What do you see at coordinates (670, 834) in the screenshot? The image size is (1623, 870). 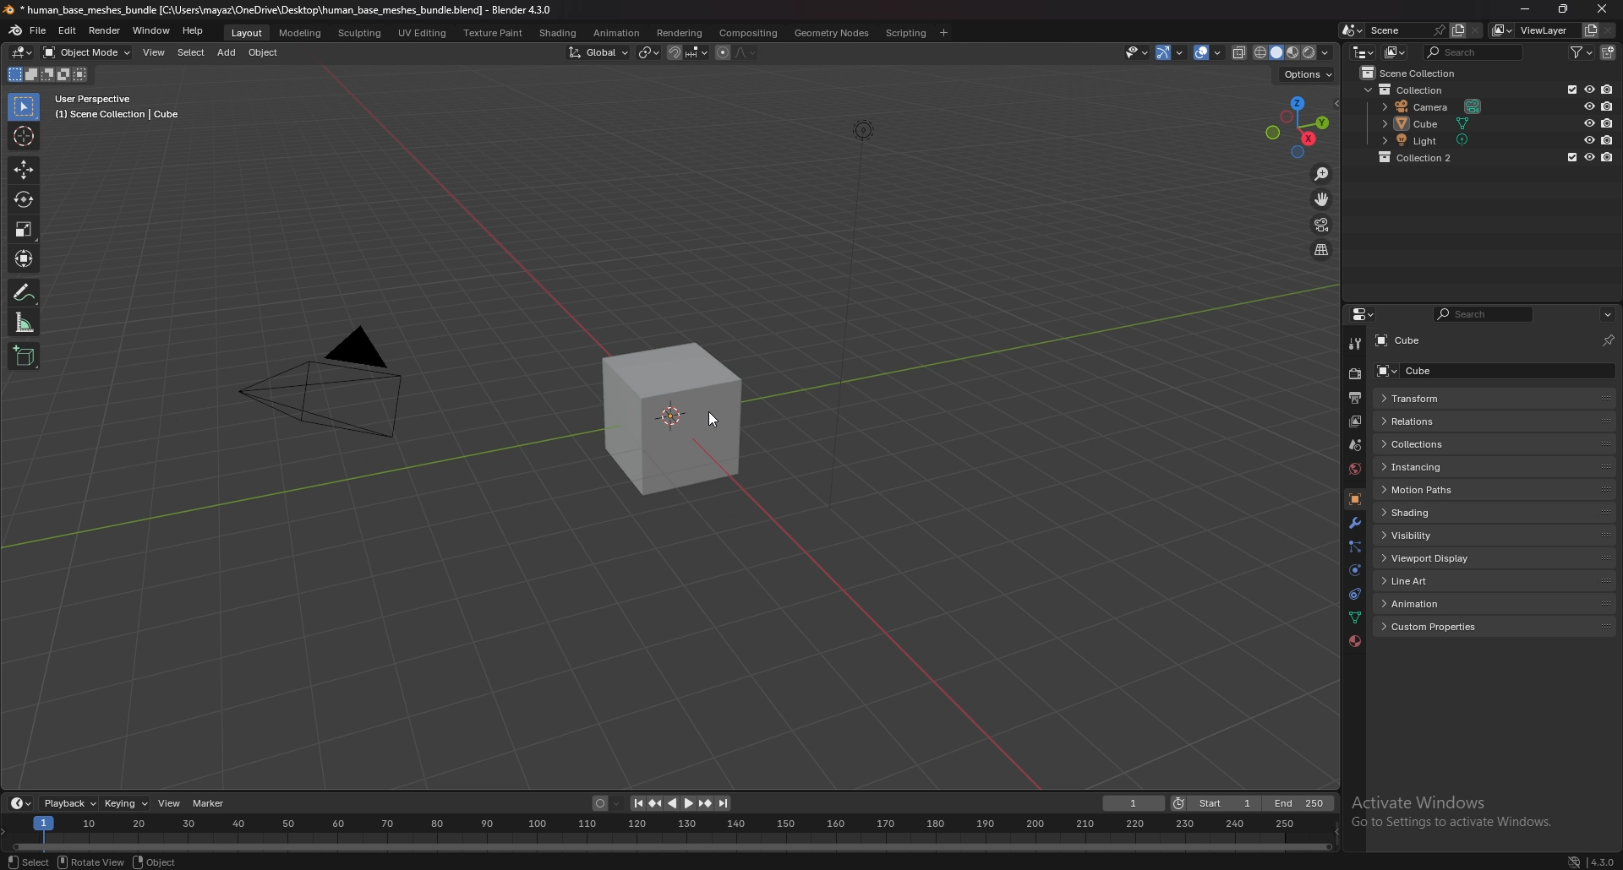 I see `seek` at bounding box center [670, 834].